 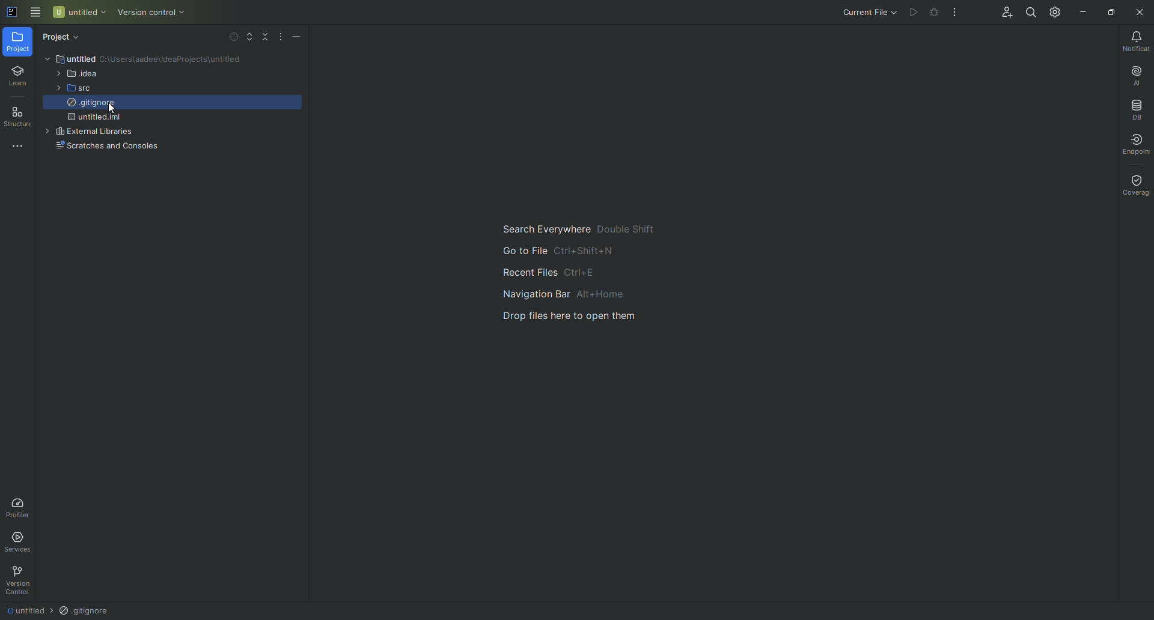 I want to click on Hide, so click(x=302, y=37).